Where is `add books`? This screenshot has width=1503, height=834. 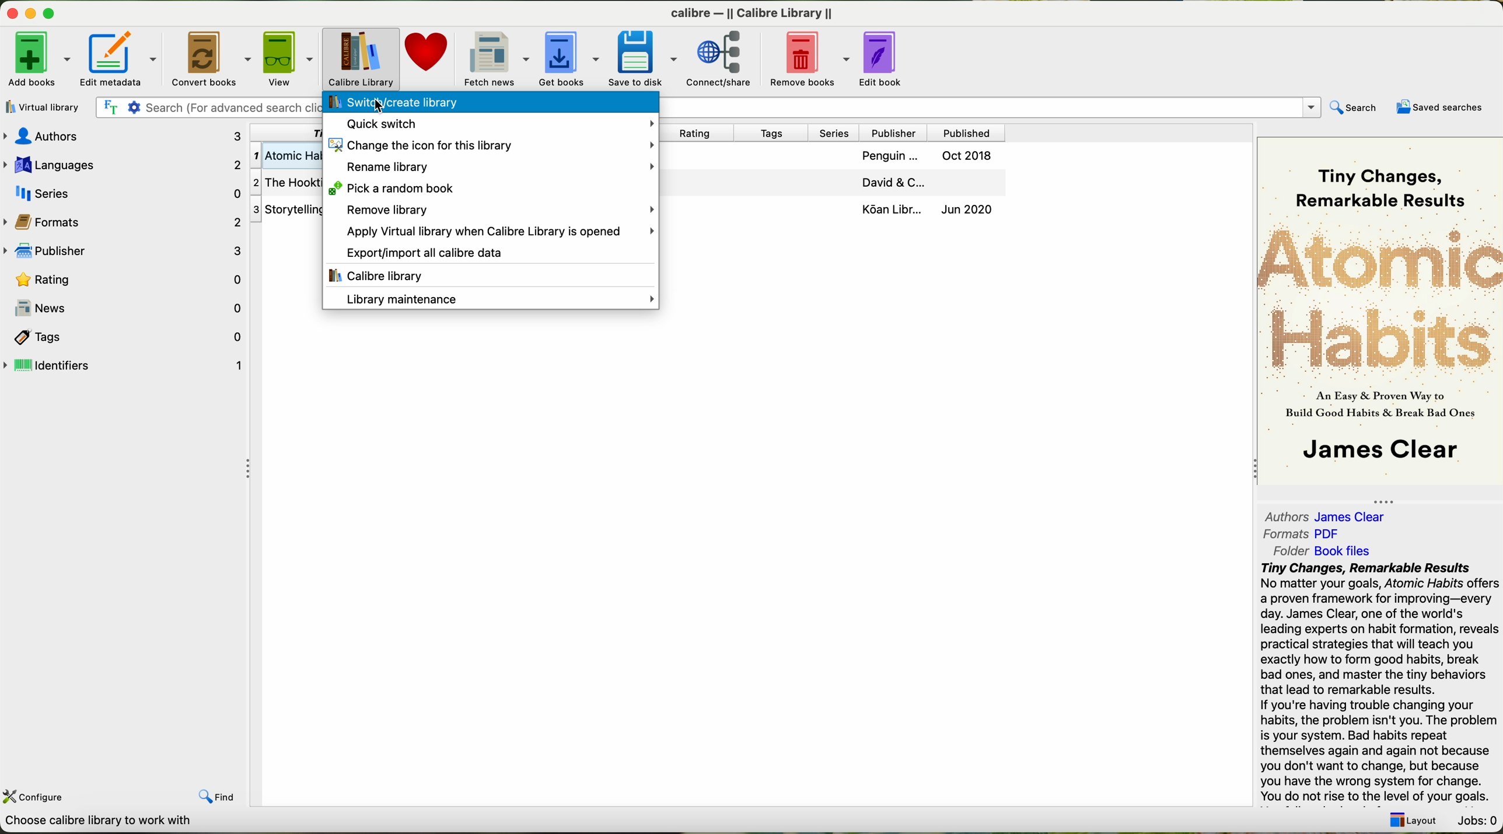
add books is located at coordinates (37, 58).